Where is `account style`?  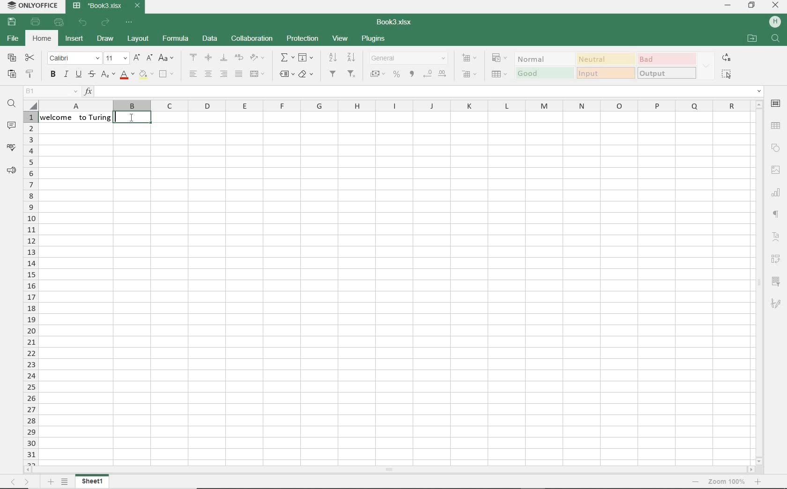
account style is located at coordinates (378, 74).